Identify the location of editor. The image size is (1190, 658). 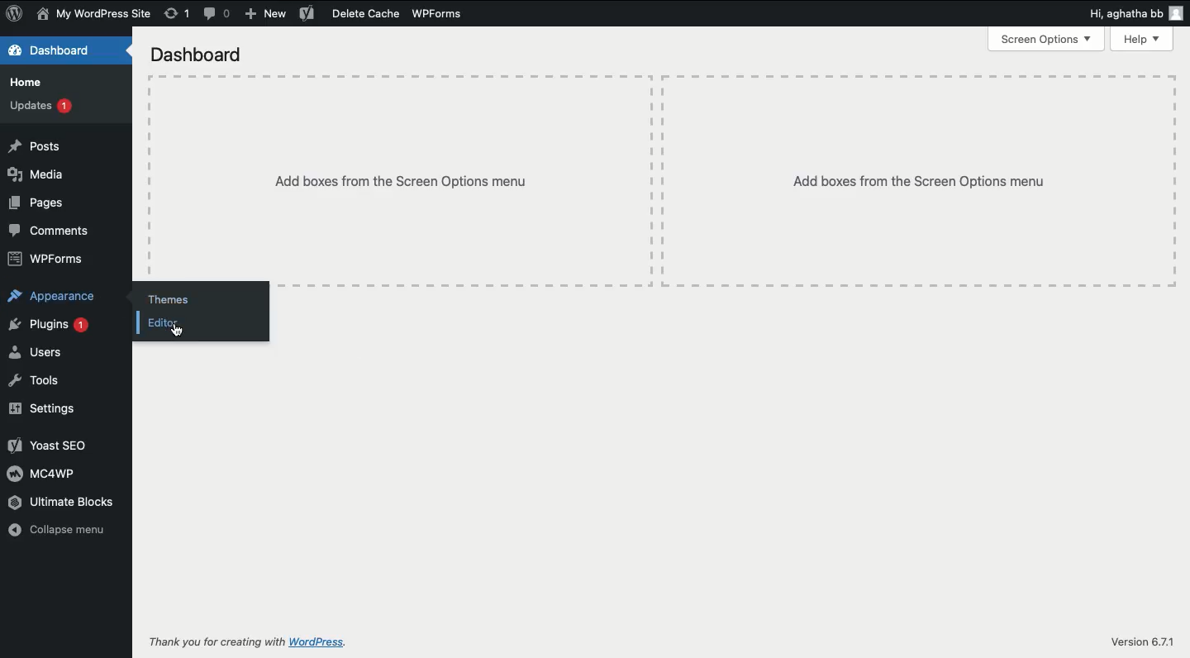
(174, 326).